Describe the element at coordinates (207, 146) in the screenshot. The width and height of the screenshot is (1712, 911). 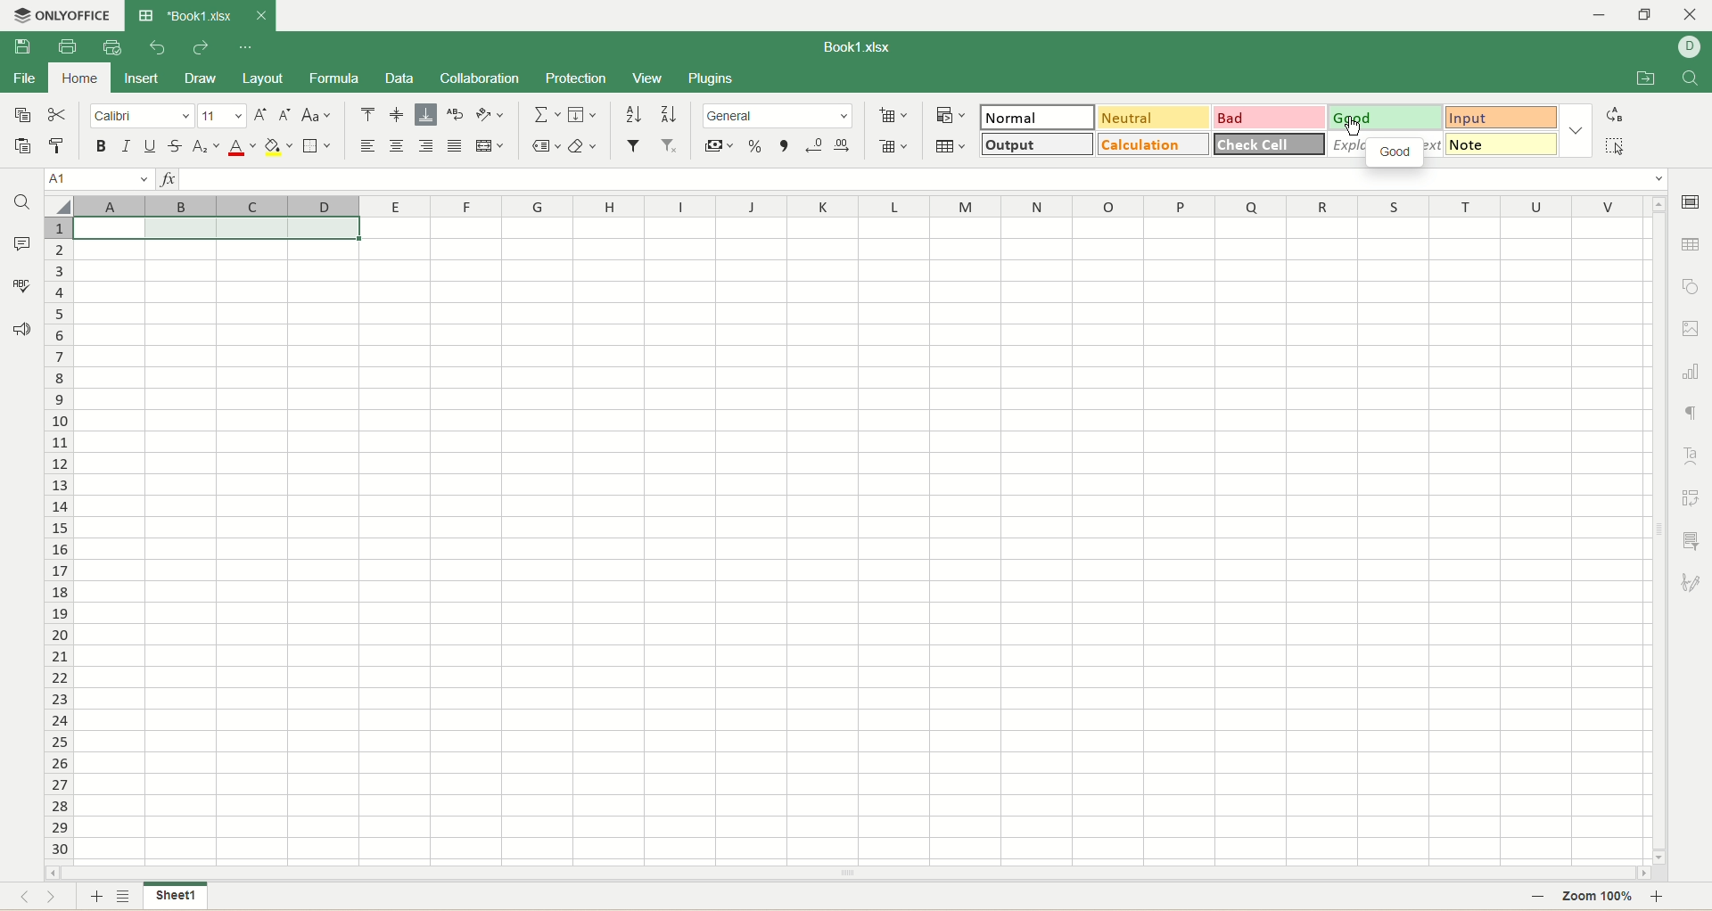
I see `subscript` at that location.